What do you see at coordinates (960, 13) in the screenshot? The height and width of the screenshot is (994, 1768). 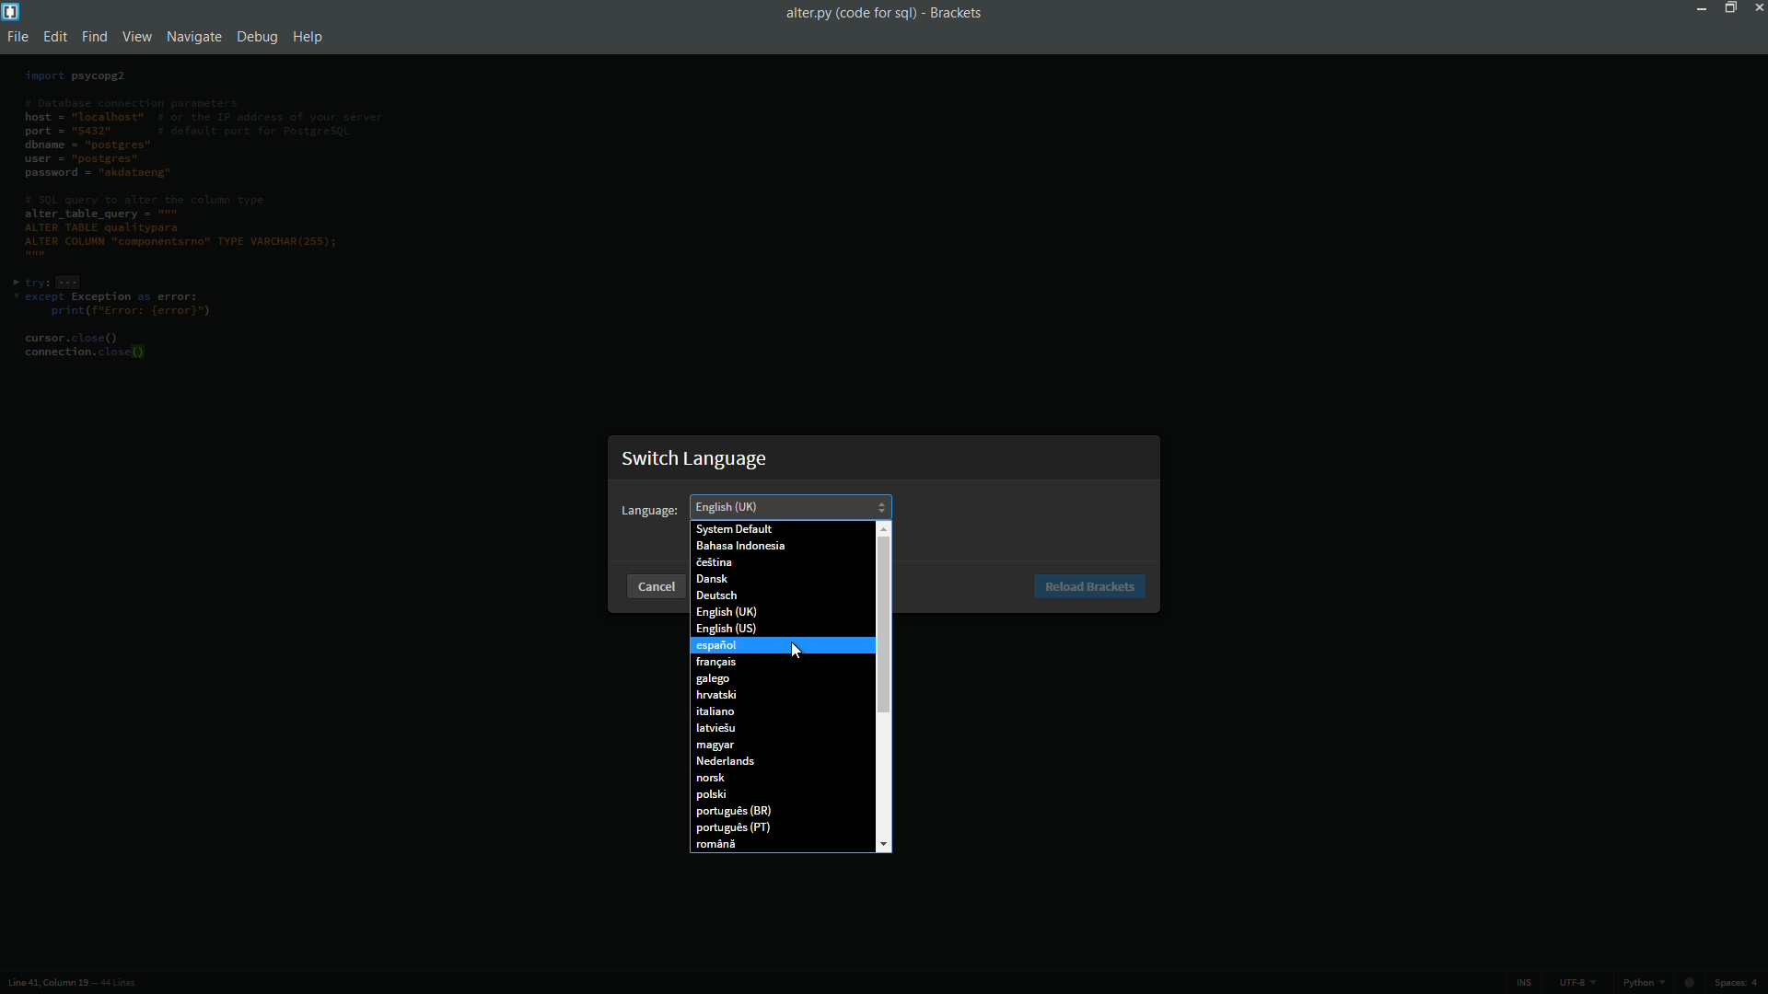 I see `app name` at bounding box center [960, 13].